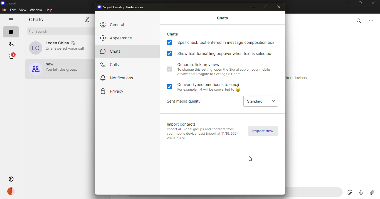  Describe the element at coordinates (11, 179) in the screenshot. I see `settings` at that location.